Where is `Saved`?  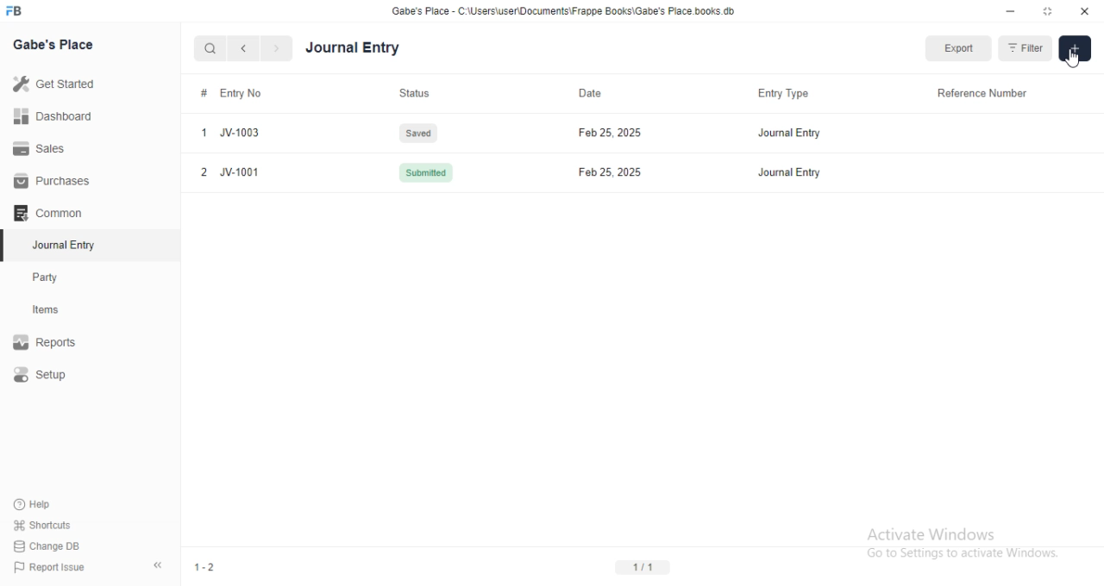 Saved is located at coordinates (419, 132).